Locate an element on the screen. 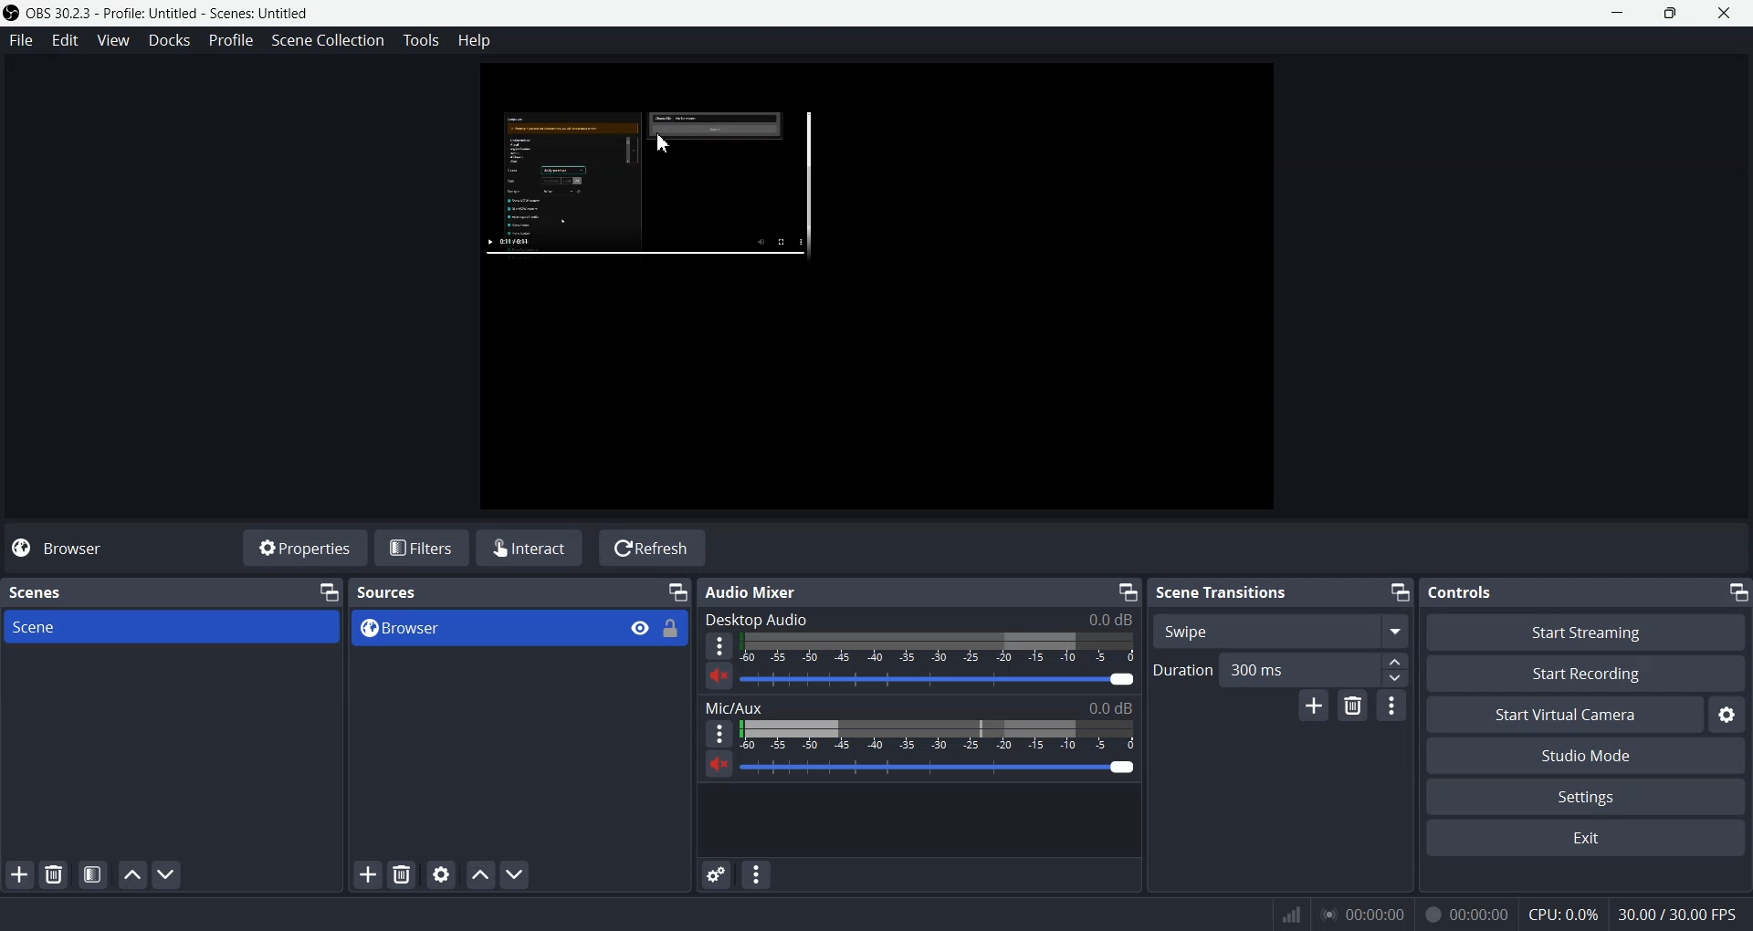 This screenshot has height=931, width=1753. Add Source is located at coordinates (367, 874).